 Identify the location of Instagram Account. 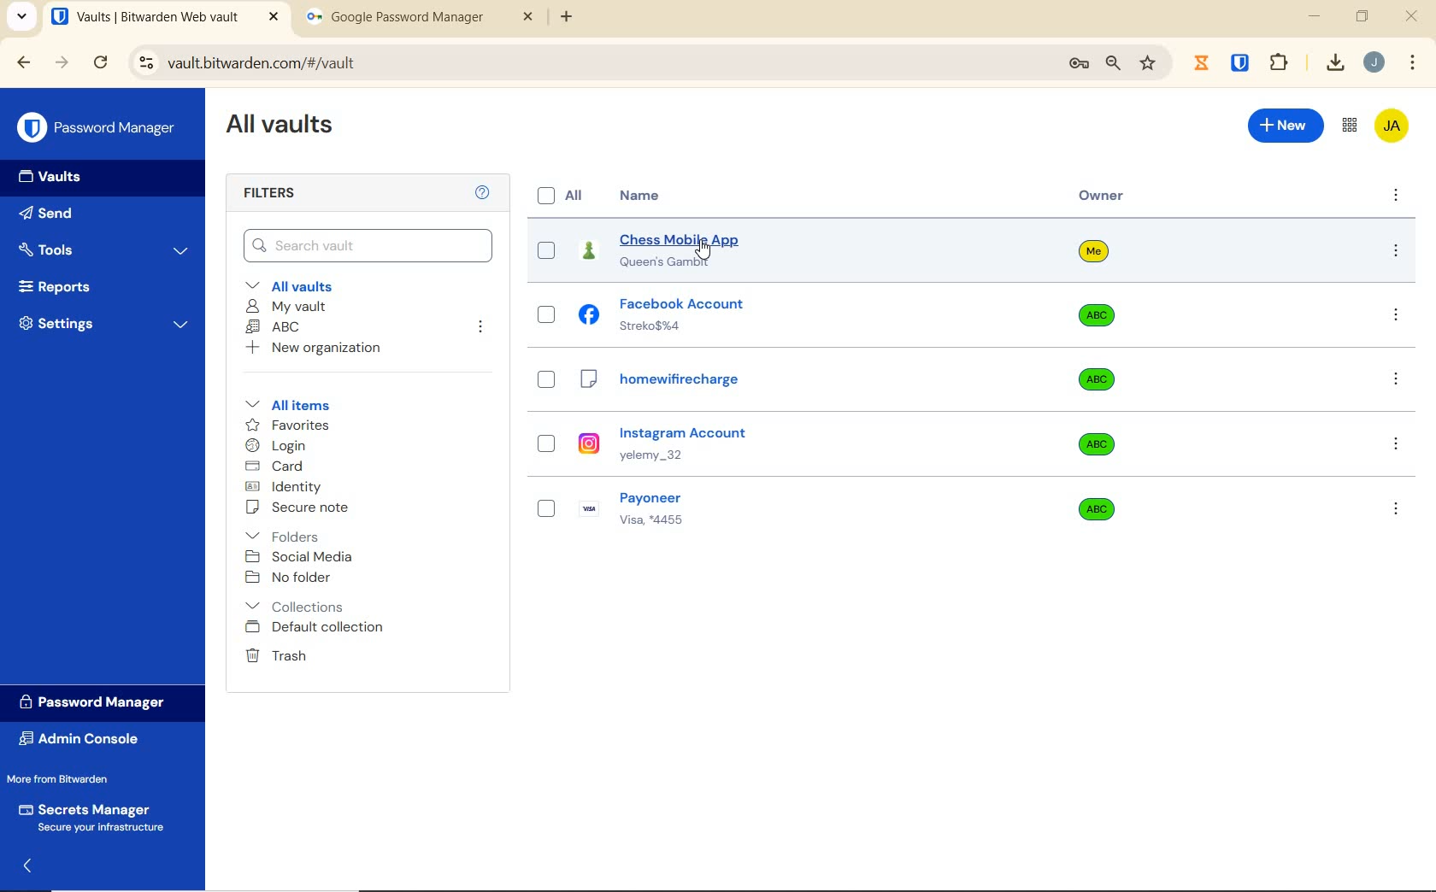
(690, 430).